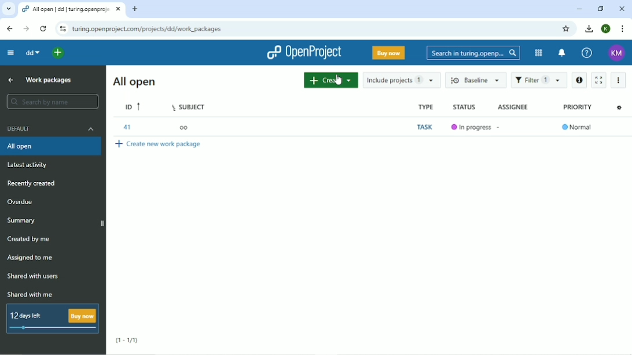 The height and width of the screenshot is (355, 632). Describe the element at coordinates (303, 53) in the screenshot. I see `OpenProject` at that location.